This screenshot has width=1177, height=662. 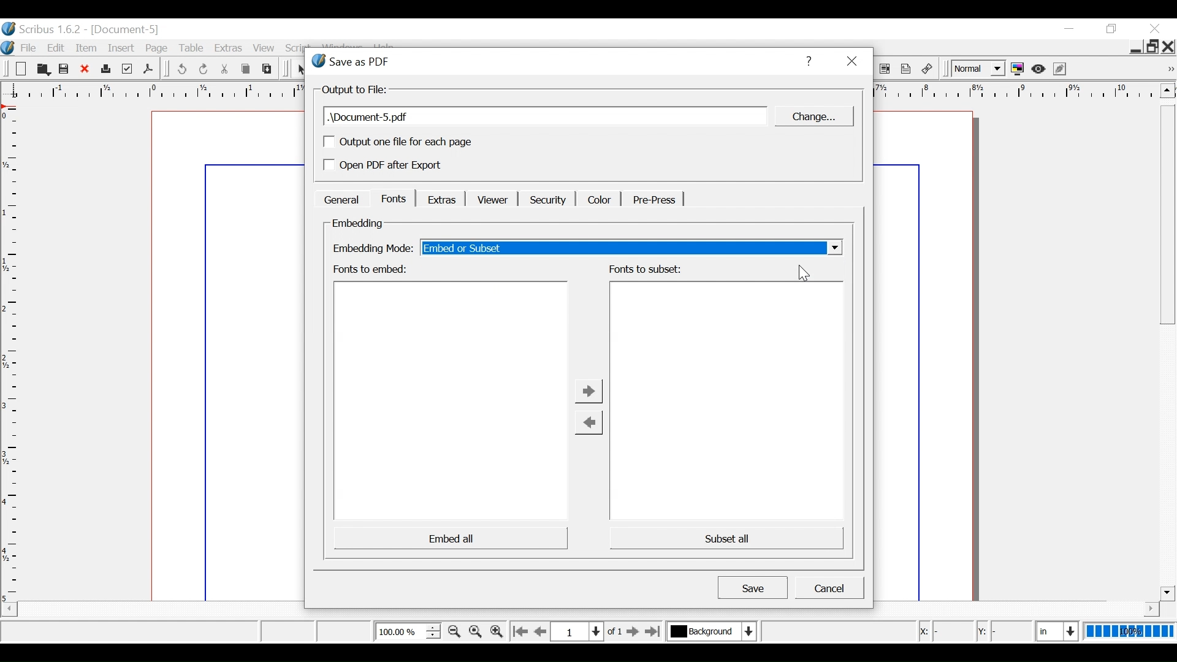 What do you see at coordinates (398, 166) in the screenshot?
I see `(un)select Open PDF after Export` at bounding box center [398, 166].